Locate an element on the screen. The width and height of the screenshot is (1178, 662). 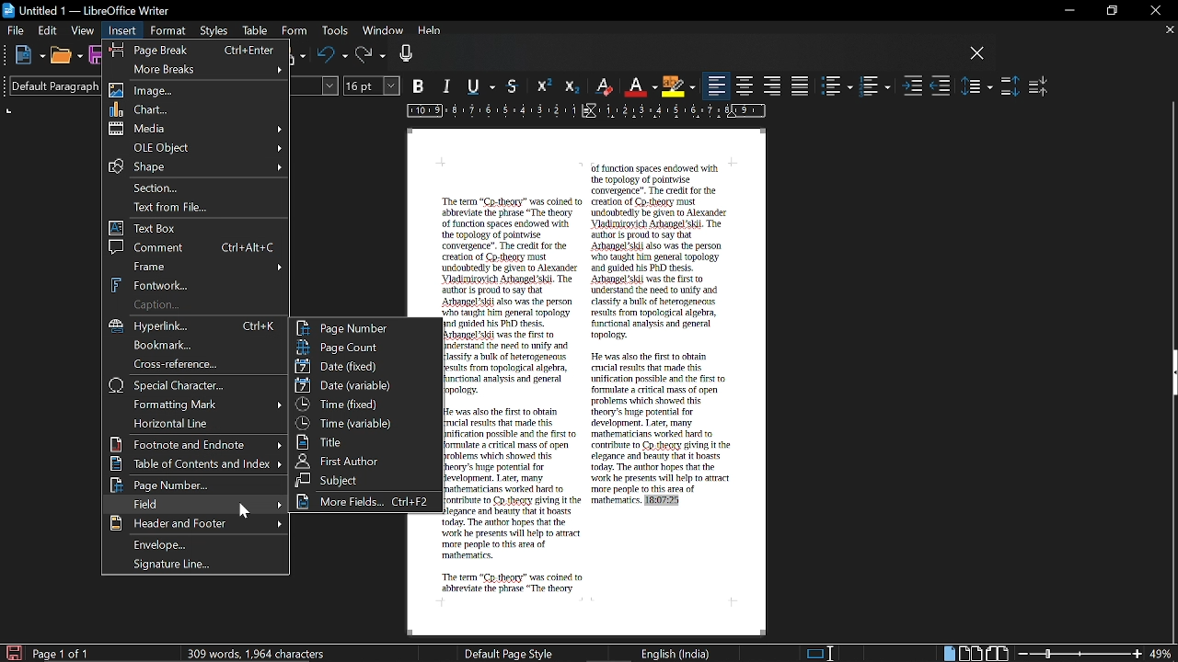
Underline is located at coordinates (641, 86).